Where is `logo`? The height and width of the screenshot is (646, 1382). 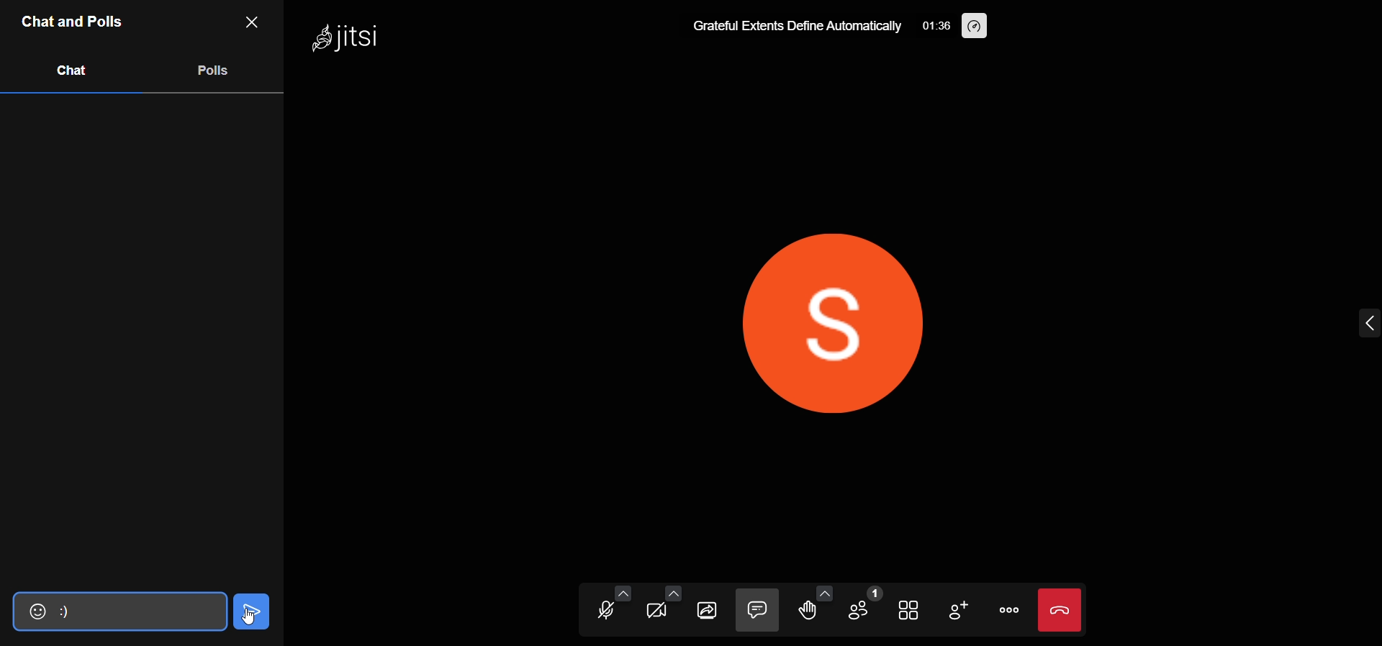
logo is located at coordinates (359, 37).